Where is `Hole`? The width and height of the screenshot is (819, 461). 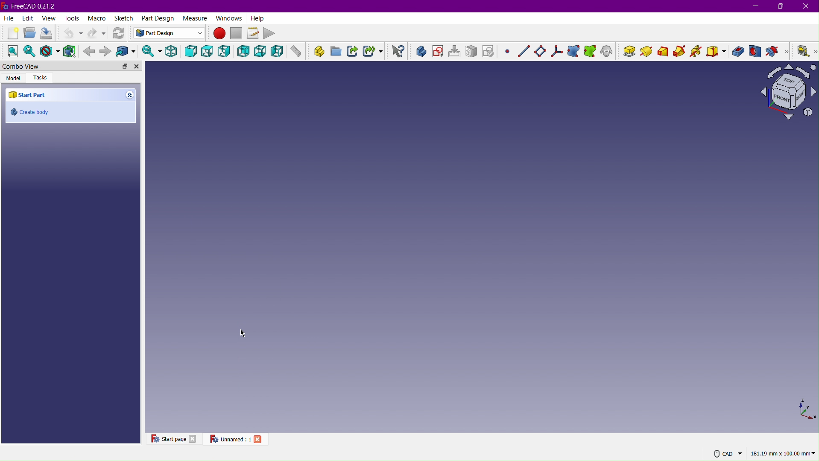 Hole is located at coordinates (755, 53).